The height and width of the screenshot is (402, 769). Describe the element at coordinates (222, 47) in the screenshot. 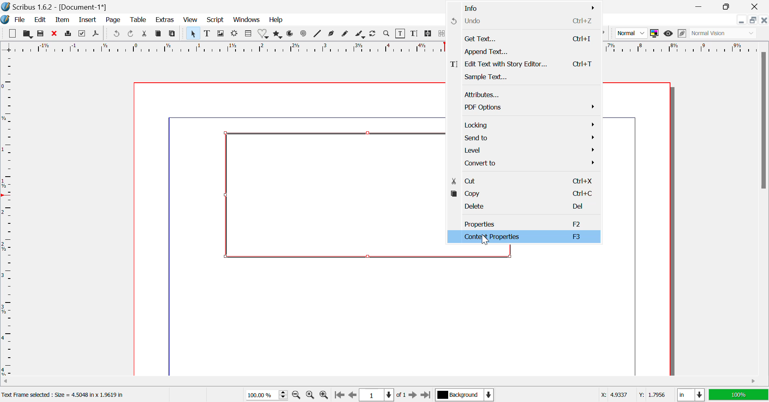

I see `Vertical Page Margins` at that location.